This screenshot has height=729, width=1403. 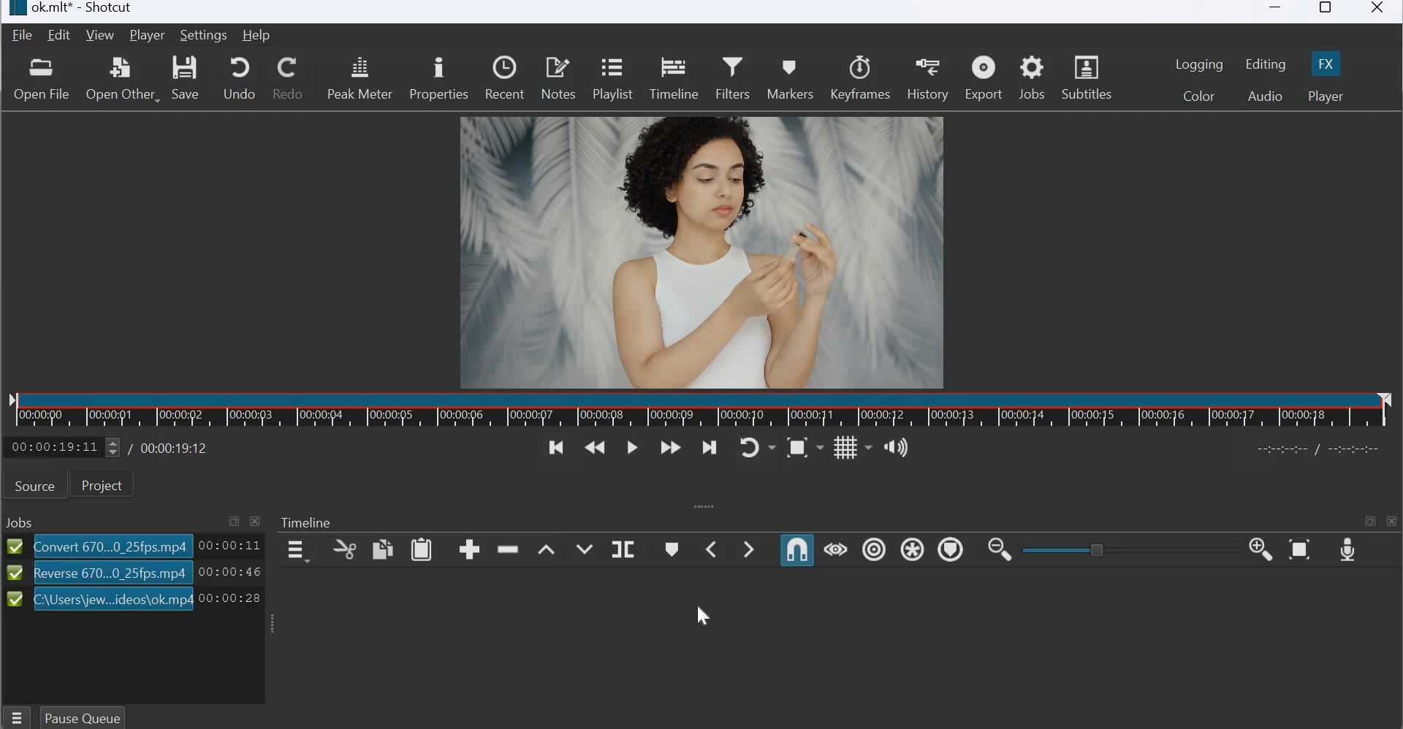 I want to click on Ripple, so click(x=870, y=549).